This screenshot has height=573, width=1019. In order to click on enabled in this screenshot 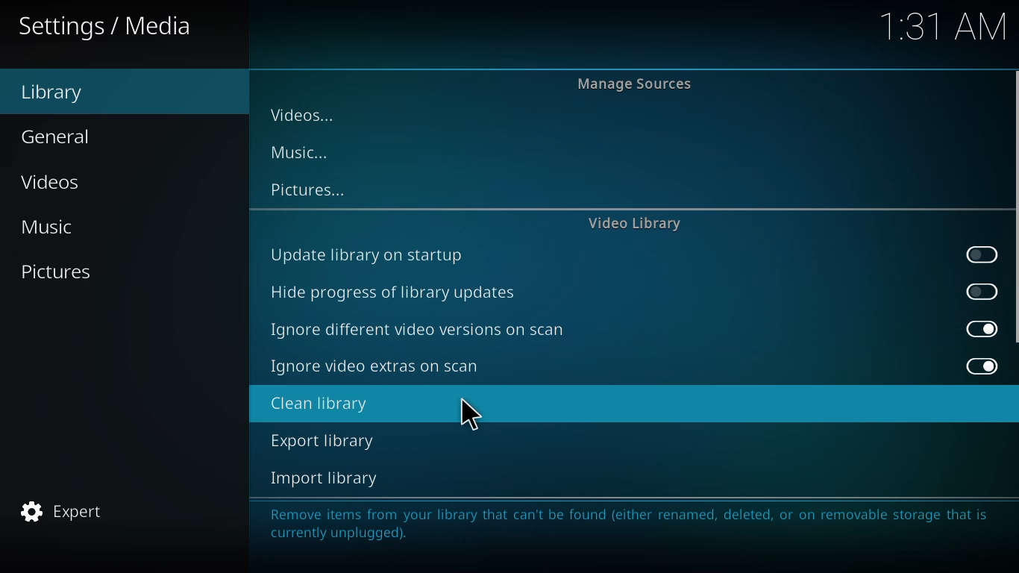, I will do `click(982, 367)`.